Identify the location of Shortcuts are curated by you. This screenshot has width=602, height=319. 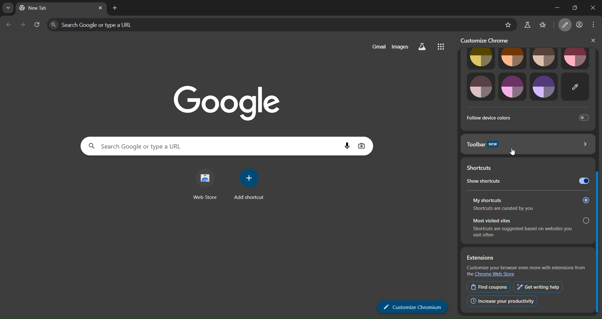
(506, 209).